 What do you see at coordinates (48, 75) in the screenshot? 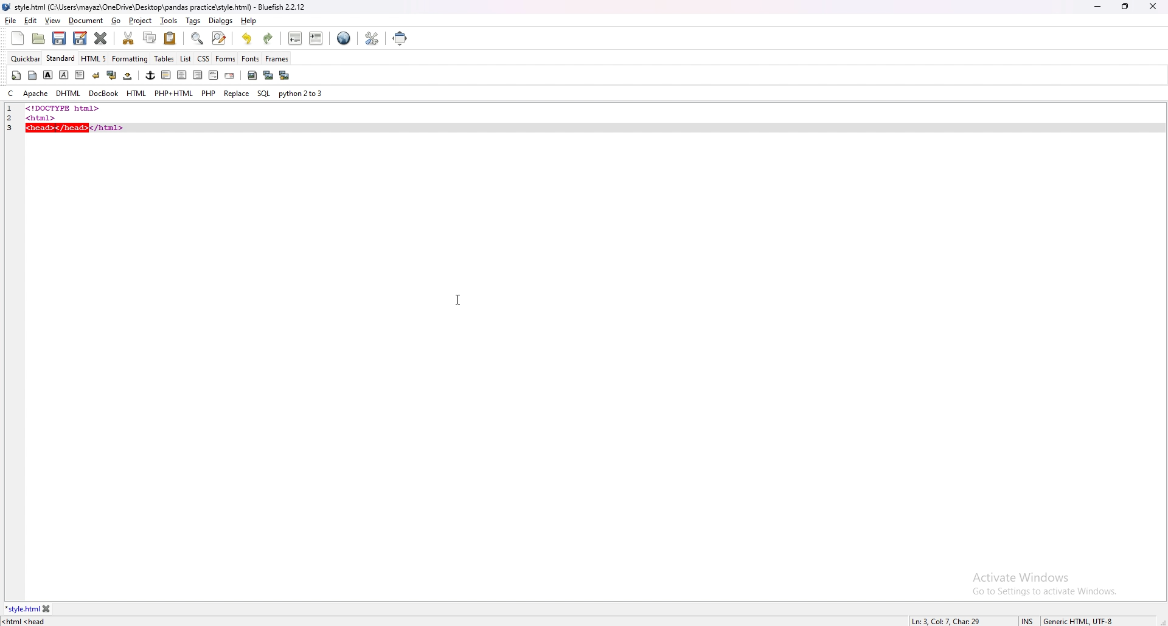
I see `bold` at bounding box center [48, 75].